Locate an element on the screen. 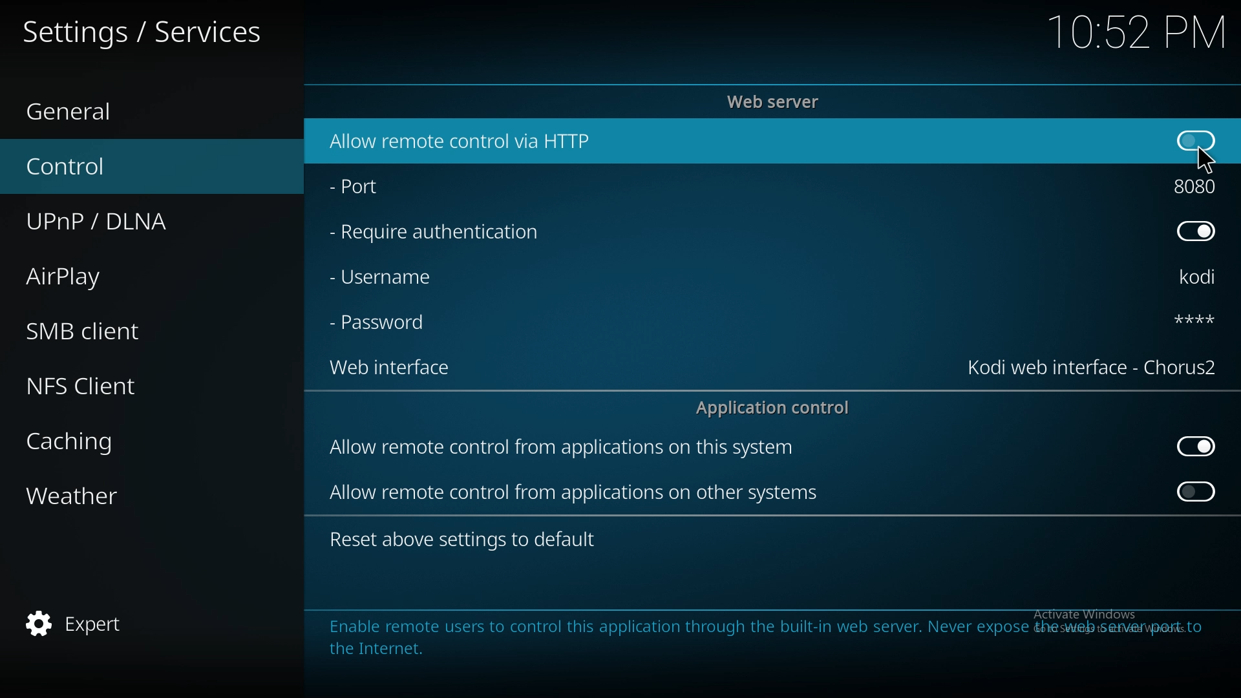  password is located at coordinates (383, 324).